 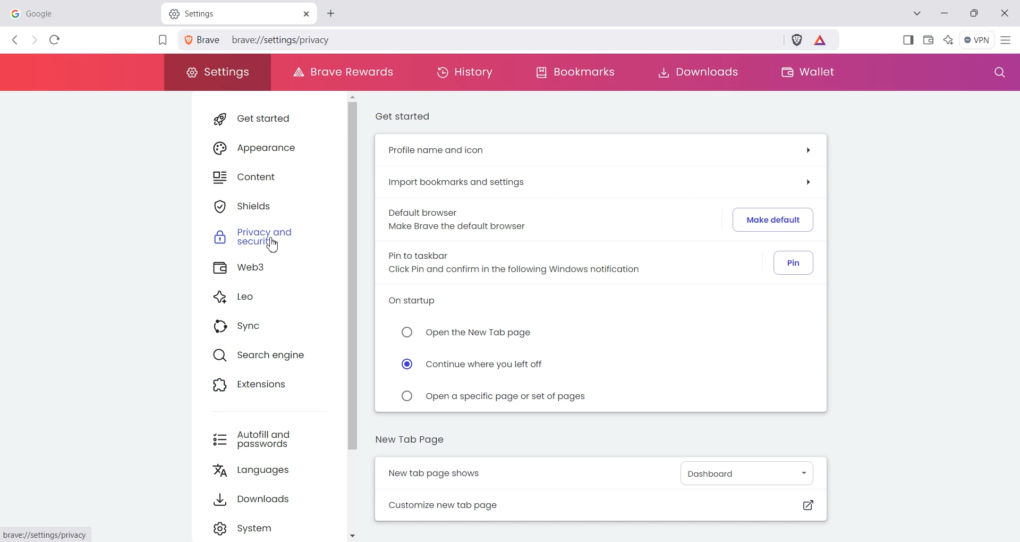 I want to click on Bookmarks, so click(x=575, y=73).